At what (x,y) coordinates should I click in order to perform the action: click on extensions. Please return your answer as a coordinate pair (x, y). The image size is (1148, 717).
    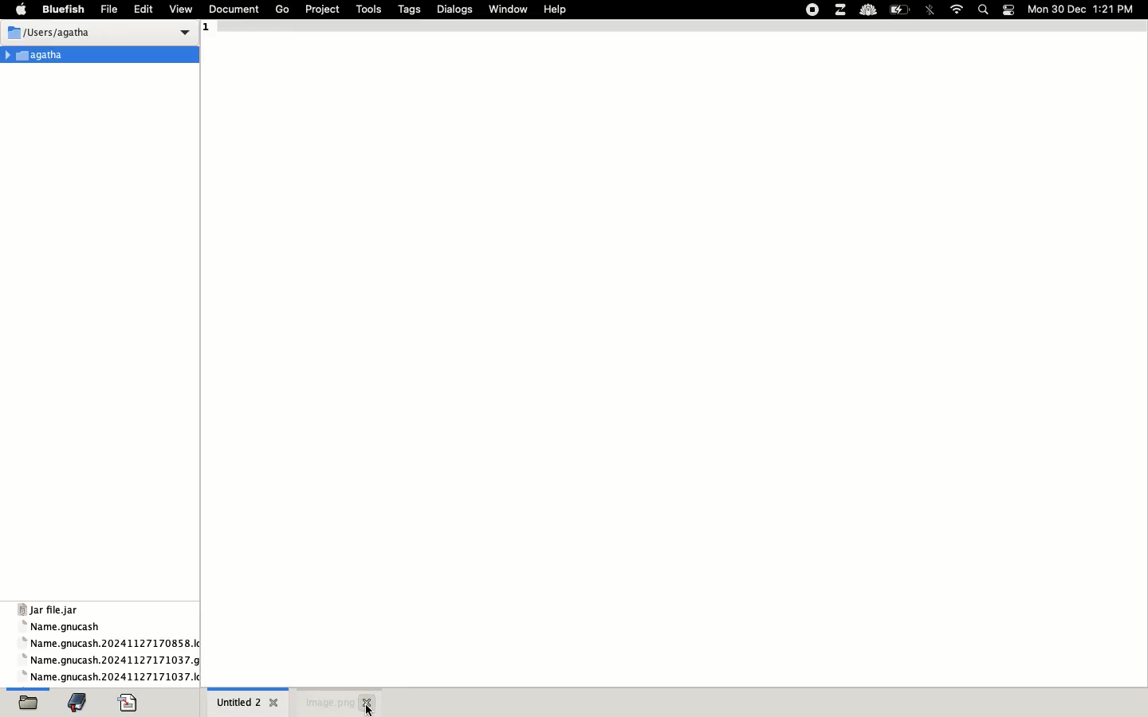
    Looking at the image, I should click on (842, 10).